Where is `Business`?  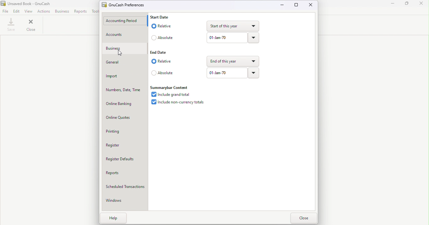 Business is located at coordinates (62, 11).